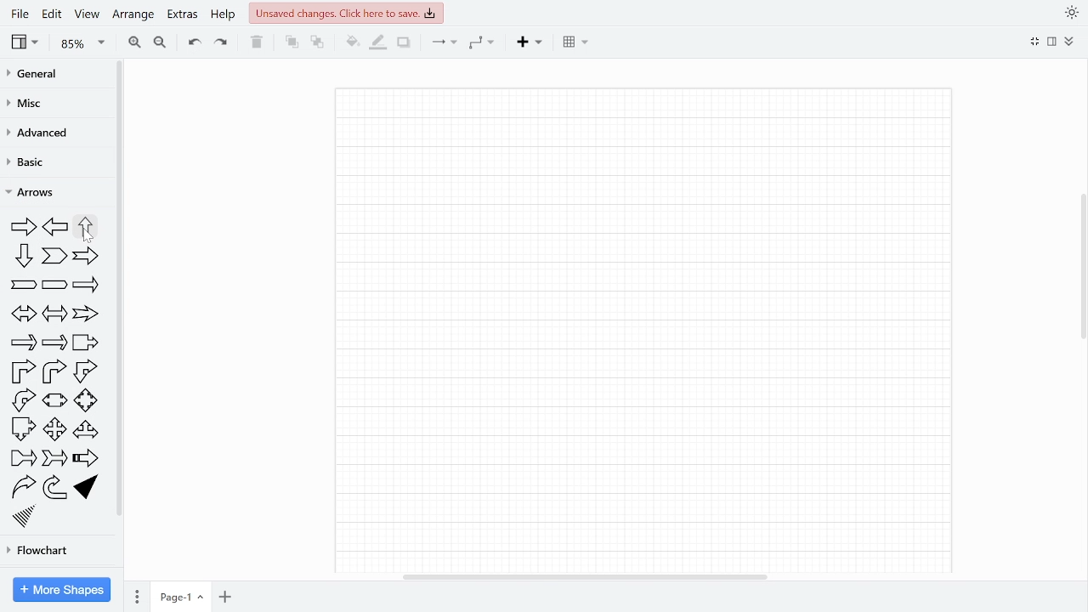 This screenshot has height=612, width=1088. Describe the element at coordinates (87, 16) in the screenshot. I see `View` at that location.